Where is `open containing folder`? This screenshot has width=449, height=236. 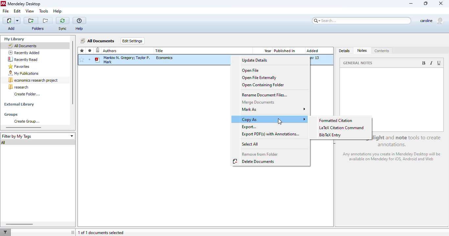 open containing folder is located at coordinates (264, 85).